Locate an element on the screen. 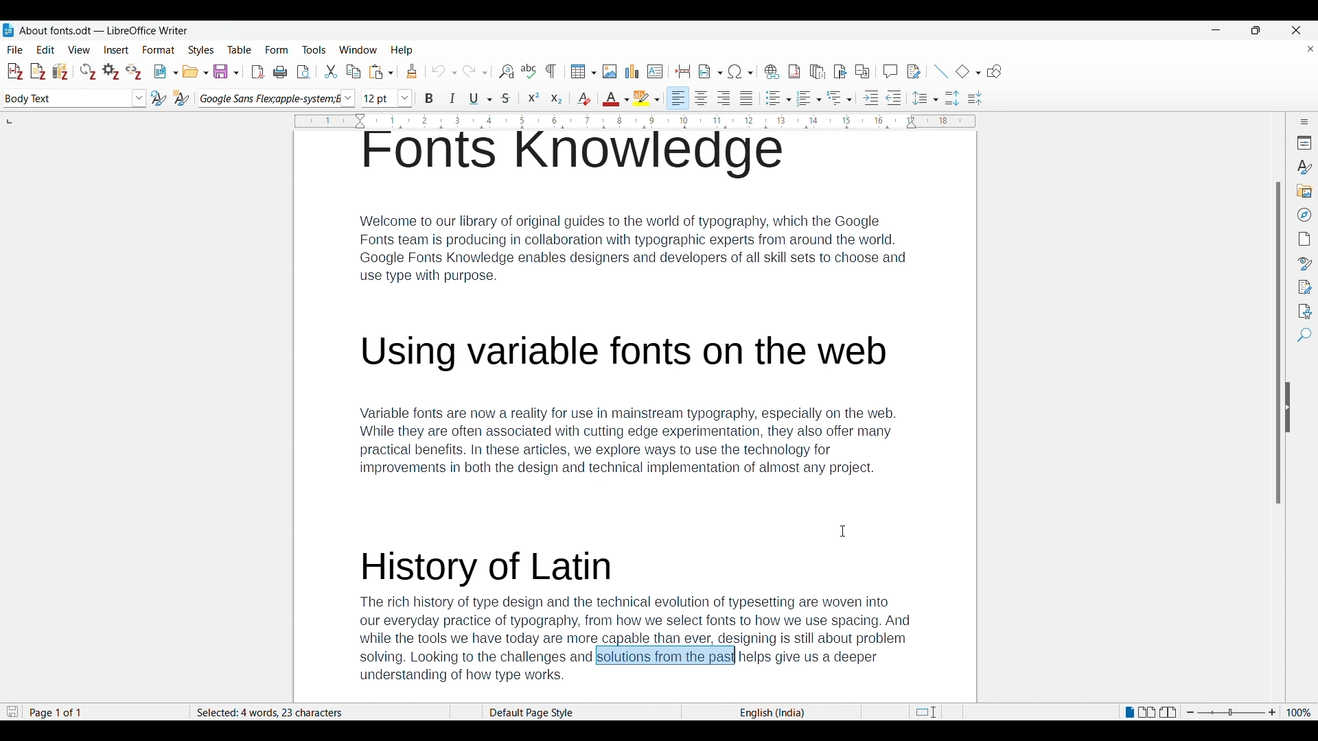  Table menu is located at coordinates (240, 49).